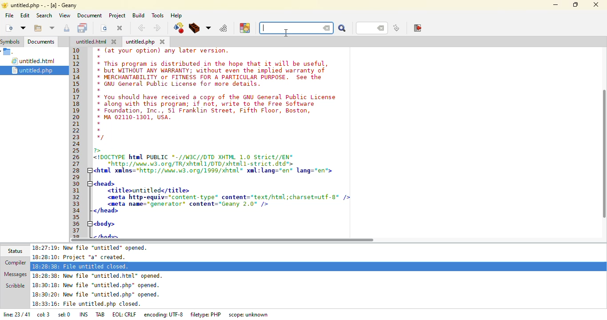  What do you see at coordinates (85, 314) in the screenshot?
I see `ins` at bounding box center [85, 314].